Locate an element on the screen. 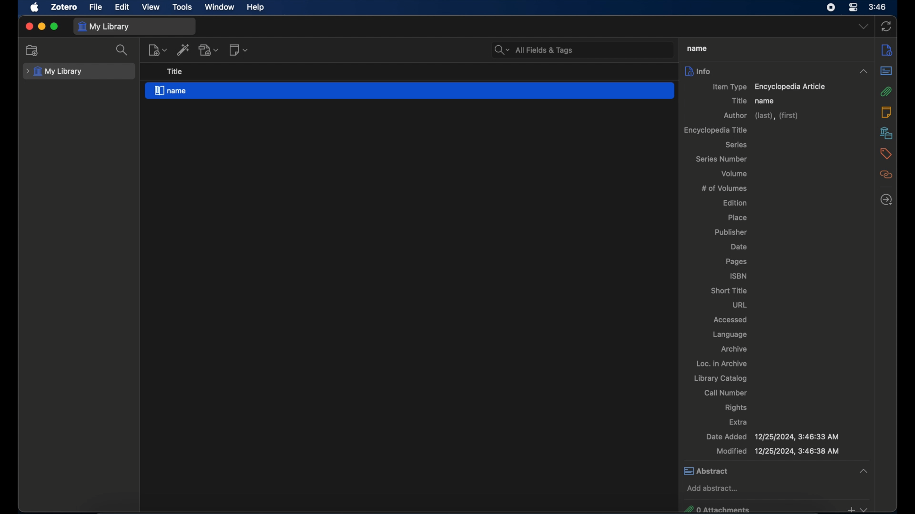  add abstract is located at coordinates (712, 489).